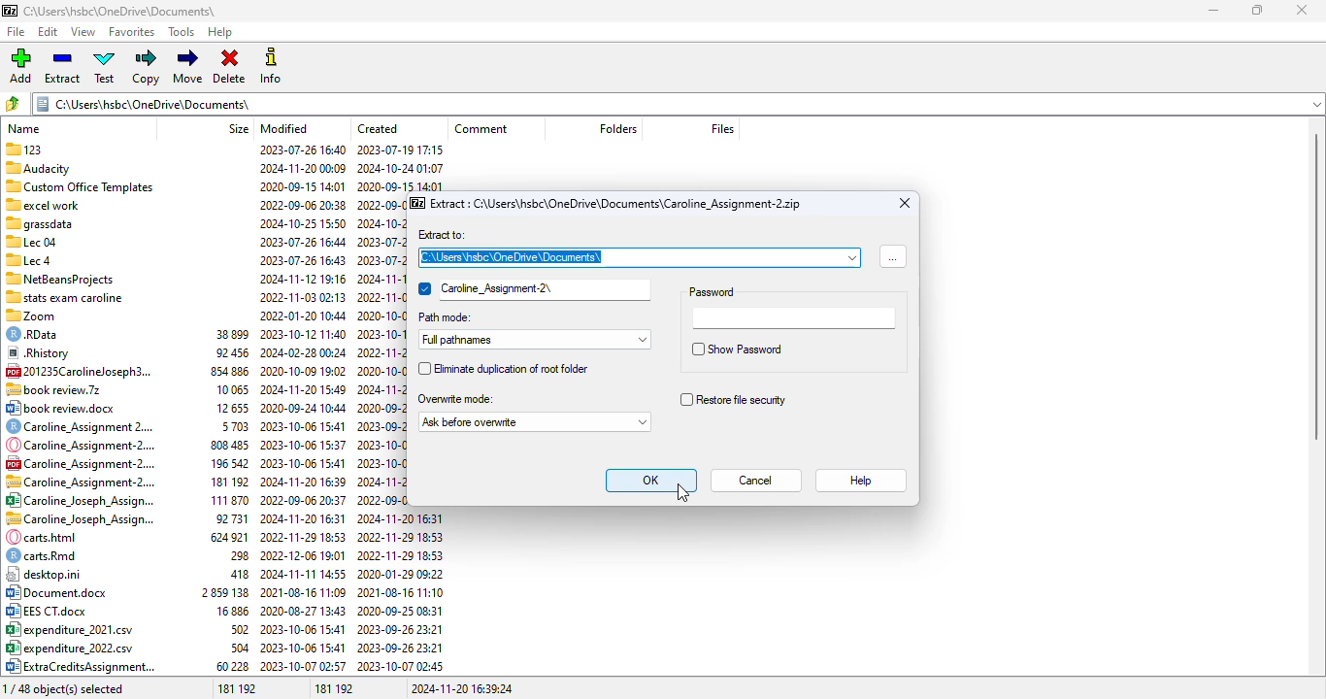 The height and width of the screenshot is (699, 1326). I want to click on .Rhistory 92456 2024-02-28 00:24 2022-11-26 17:25, so click(206, 354).